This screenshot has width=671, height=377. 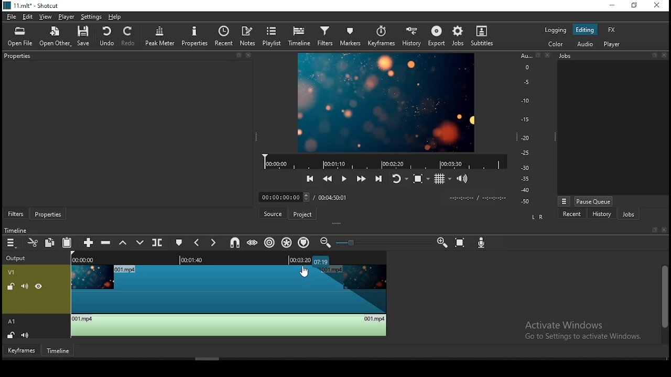 What do you see at coordinates (83, 35) in the screenshot?
I see `save` at bounding box center [83, 35].